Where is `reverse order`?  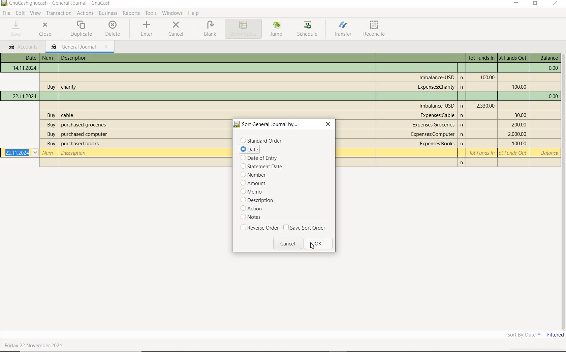
reverse order is located at coordinates (259, 228).